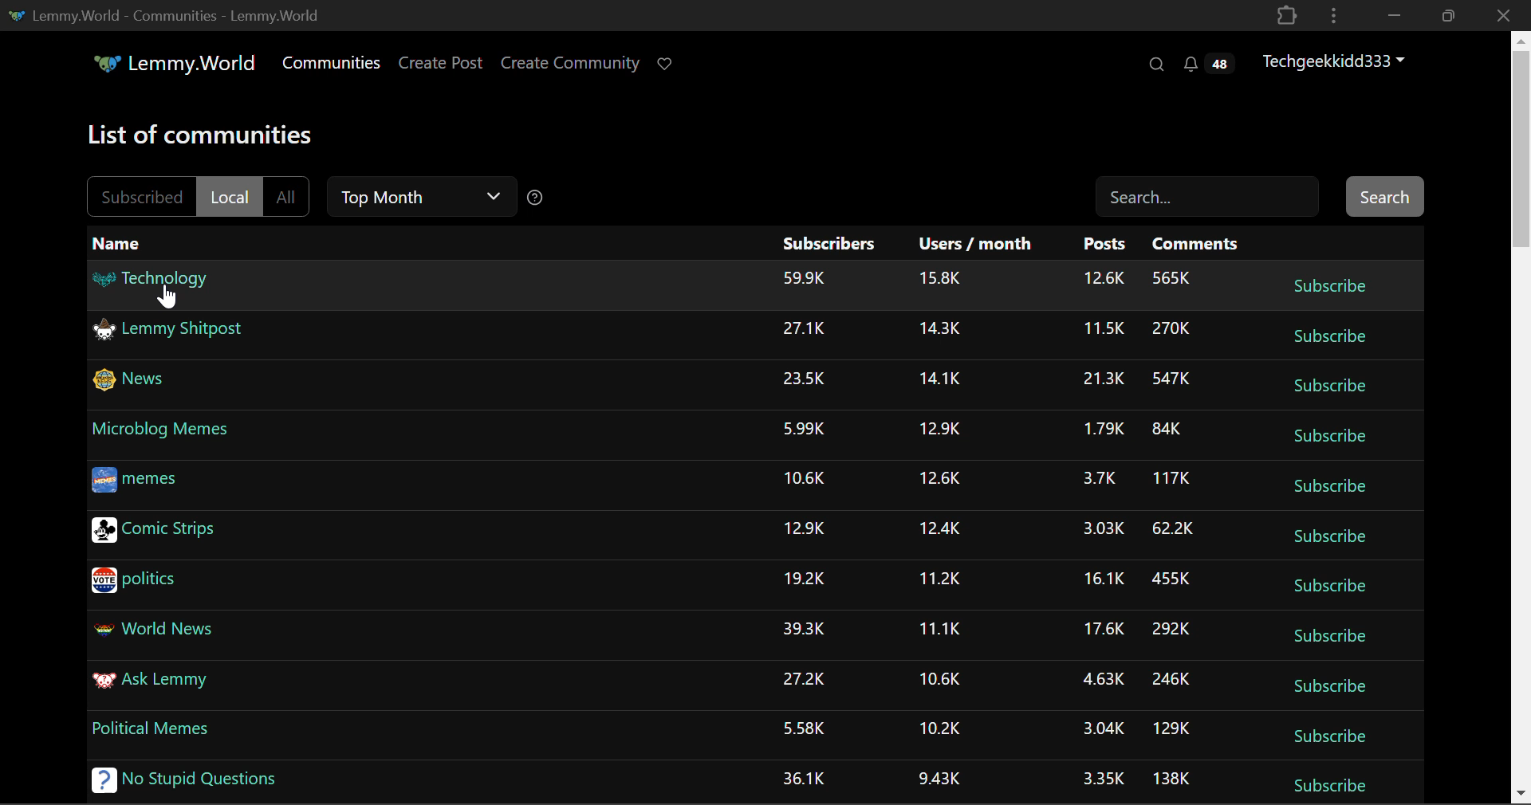  I want to click on Subscribe, so click(1332, 385).